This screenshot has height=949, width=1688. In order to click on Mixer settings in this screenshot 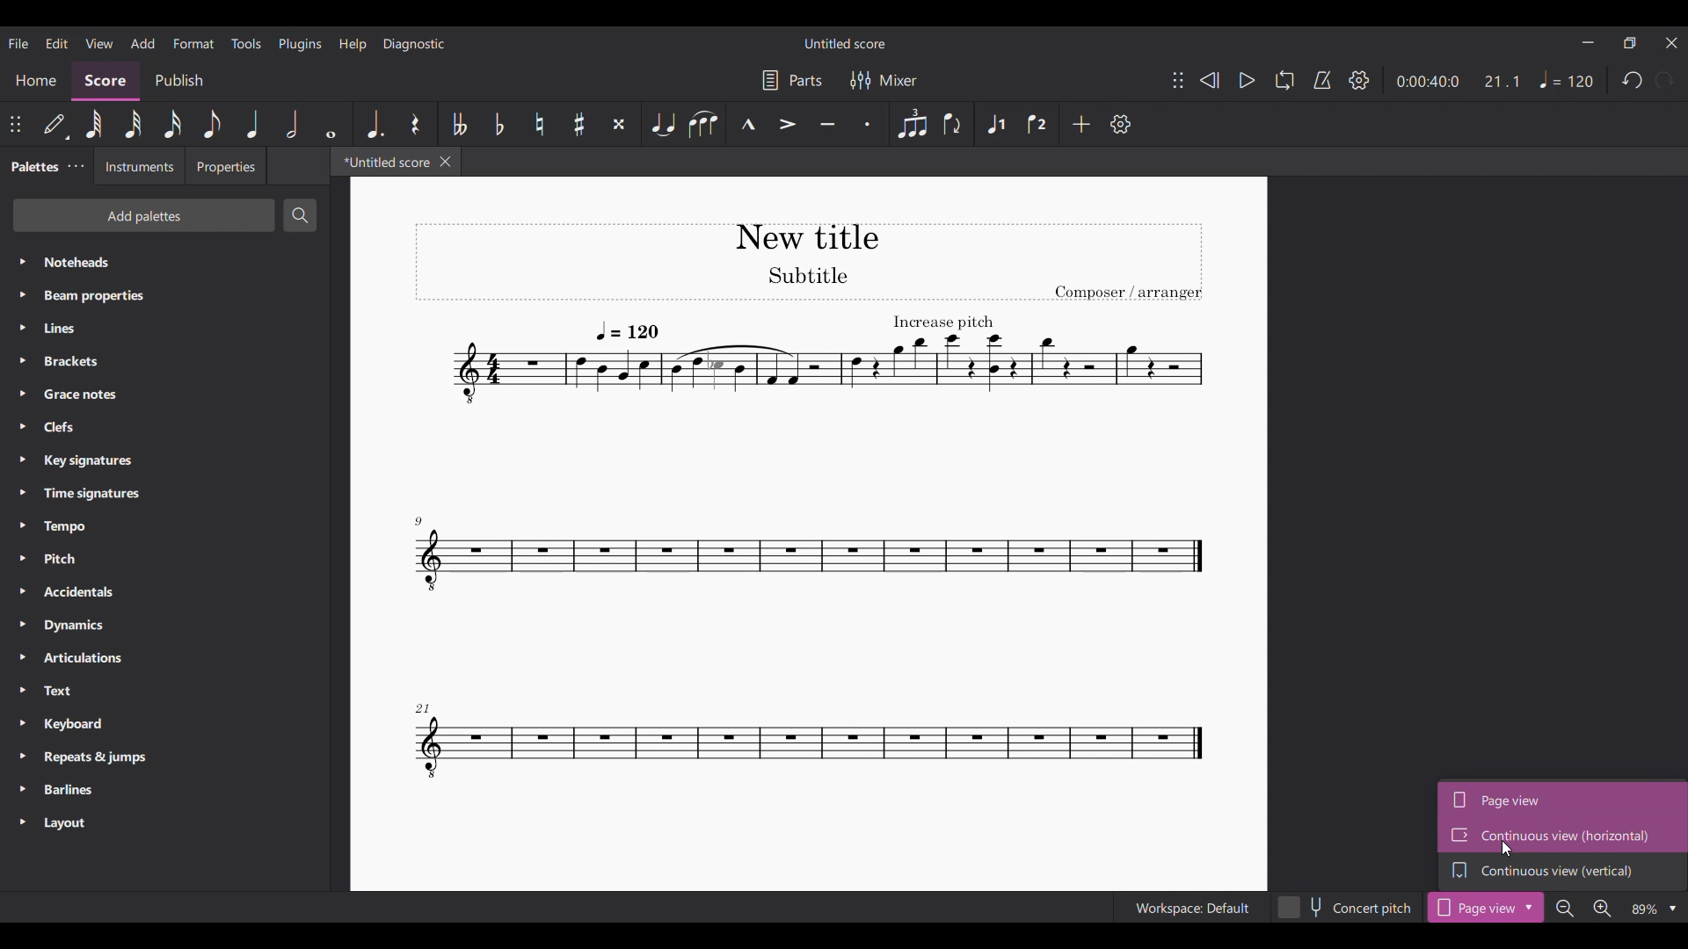, I will do `click(884, 80)`.